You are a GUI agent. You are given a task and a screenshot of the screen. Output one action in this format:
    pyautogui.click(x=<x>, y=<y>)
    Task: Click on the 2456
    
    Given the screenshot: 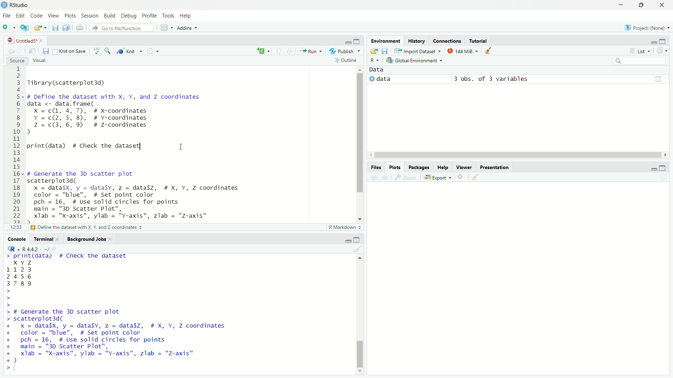 What is the action you would take?
    pyautogui.click(x=19, y=276)
    